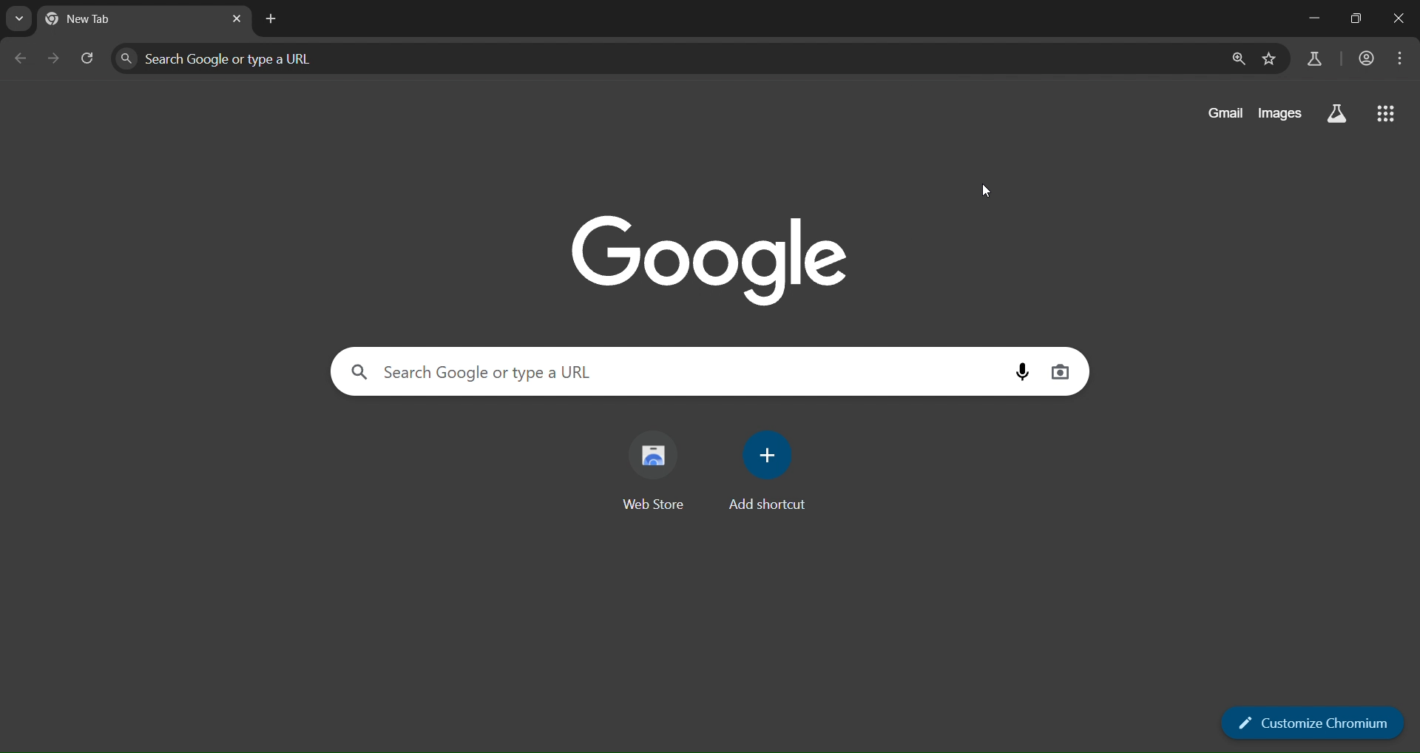 This screenshot has width=1420, height=753. Describe the element at coordinates (1369, 58) in the screenshot. I see `account` at that location.